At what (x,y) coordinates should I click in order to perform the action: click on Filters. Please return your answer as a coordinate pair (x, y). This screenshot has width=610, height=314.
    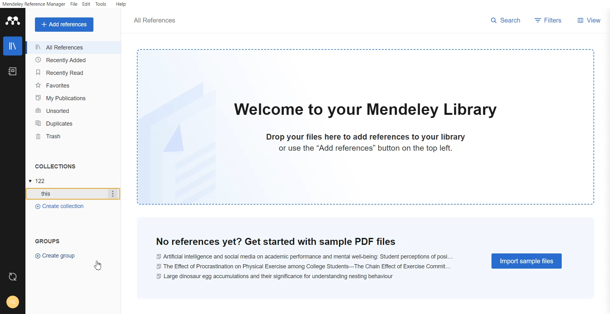
    Looking at the image, I should click on (548, 20).